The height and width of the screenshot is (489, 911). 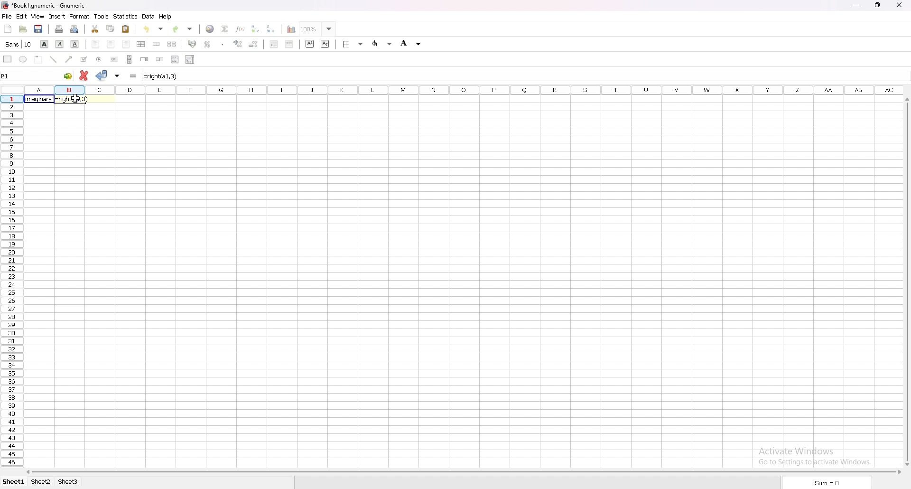 I want to click on sheet 2, so click(x=42, y=482).